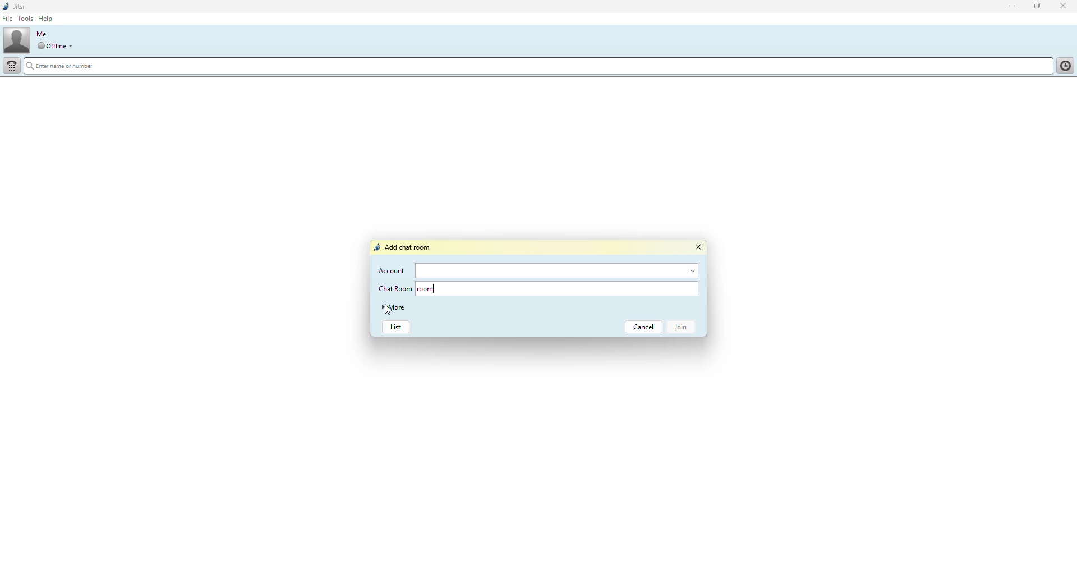 This screenshot has height=579, width=1077. Describe the element at coordinates (432, 290) in the screenshot. I see `room` at that location.